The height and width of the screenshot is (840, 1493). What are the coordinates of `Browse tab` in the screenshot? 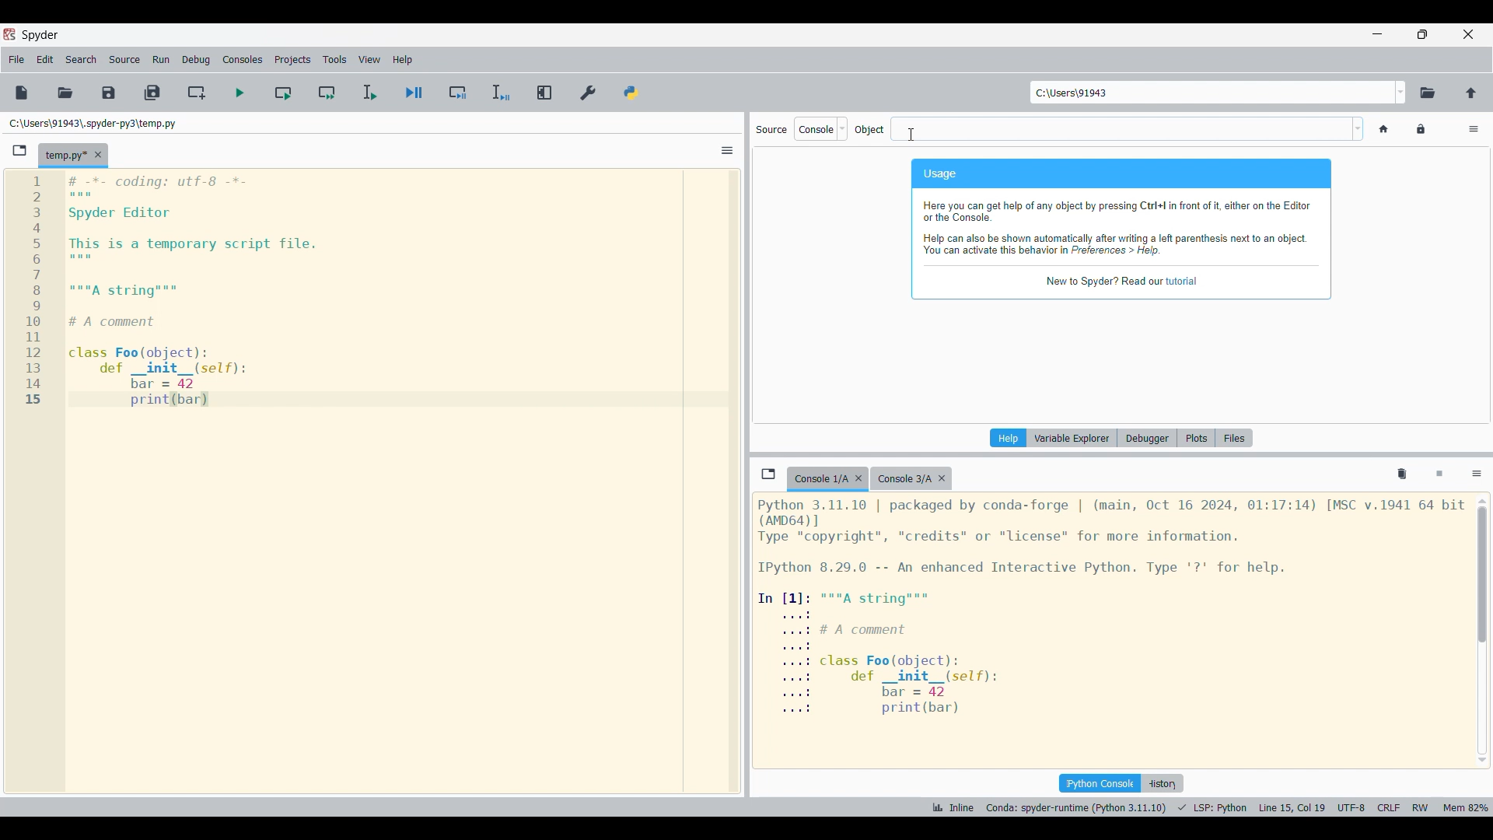 It's located at (769, 474).